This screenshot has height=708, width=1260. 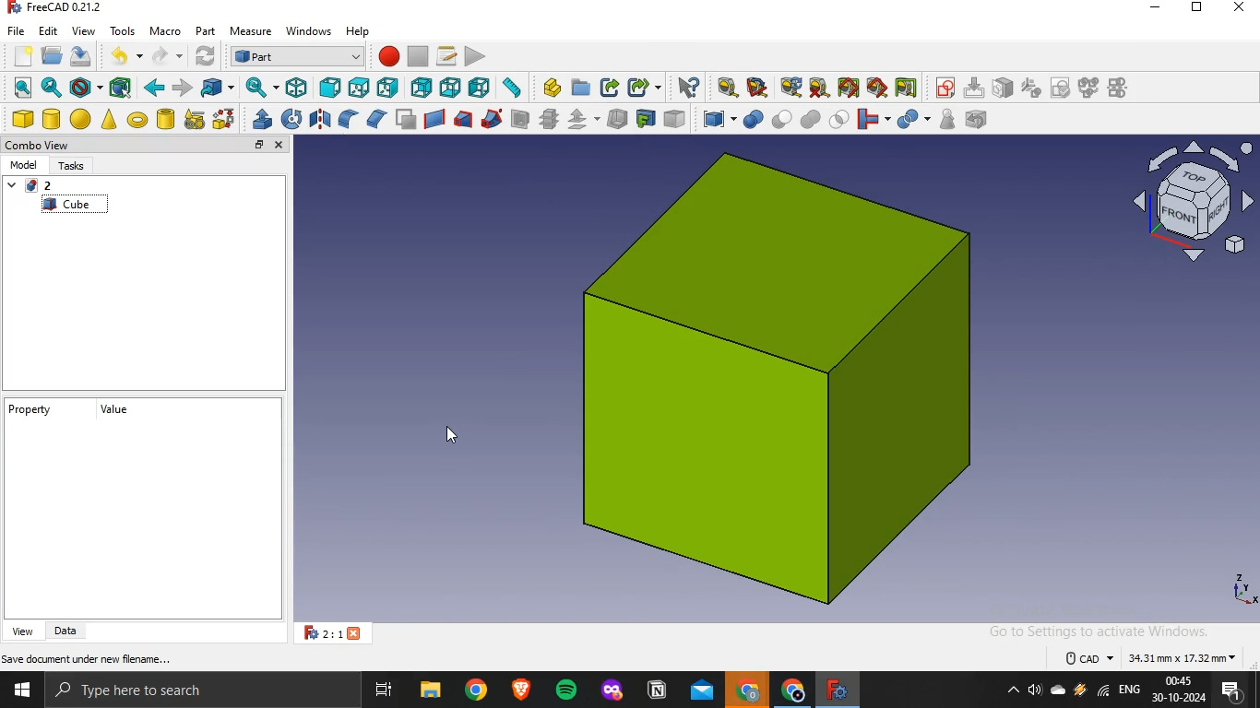 I want to click on cross section, so click(x=548, y=118).